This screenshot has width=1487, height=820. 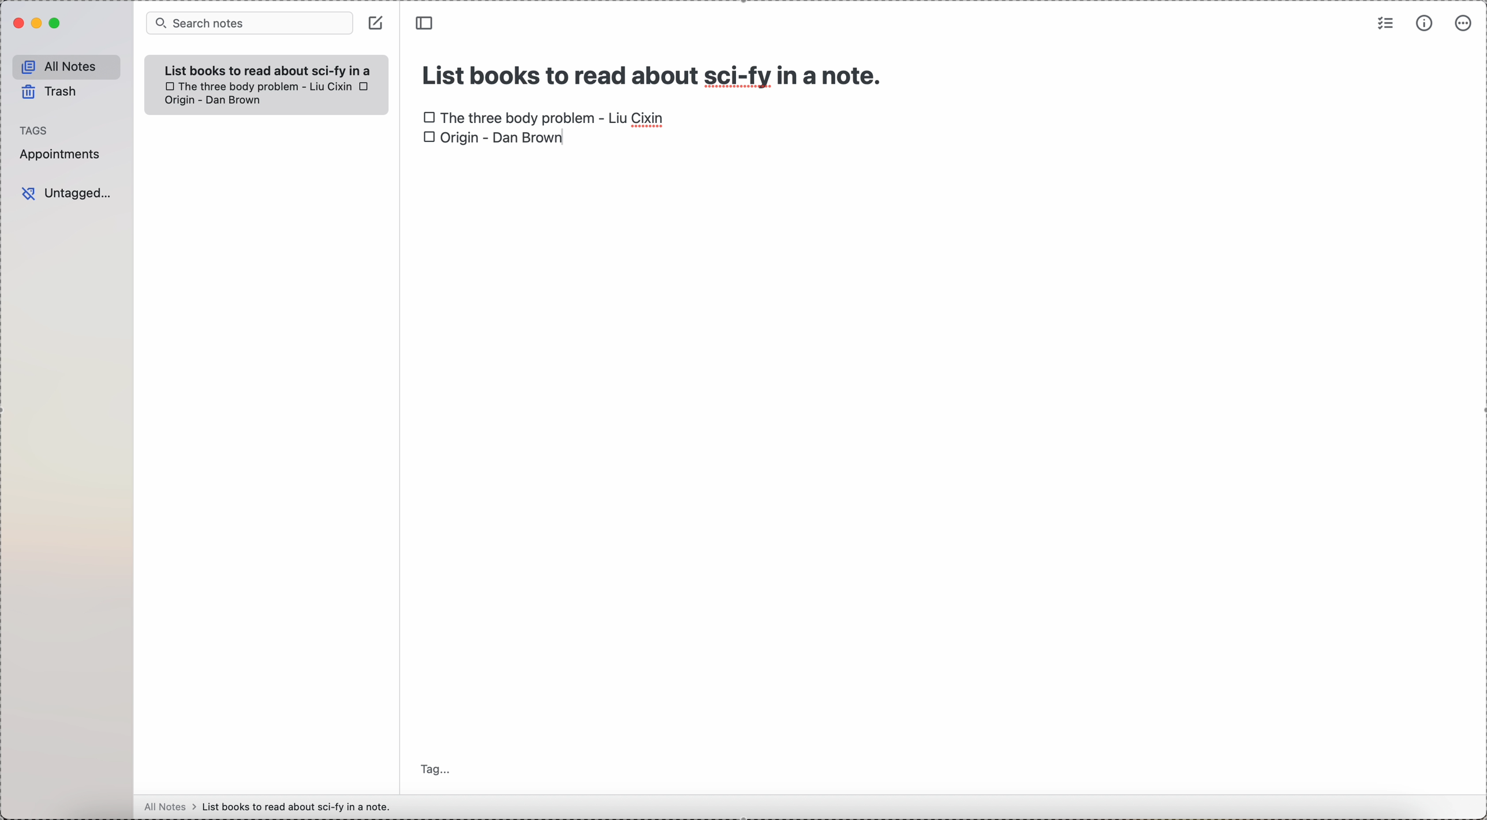 What do you see at coordinates (213, 101) in the screenshot?
I see `second book` at bounding box center [213, 101].